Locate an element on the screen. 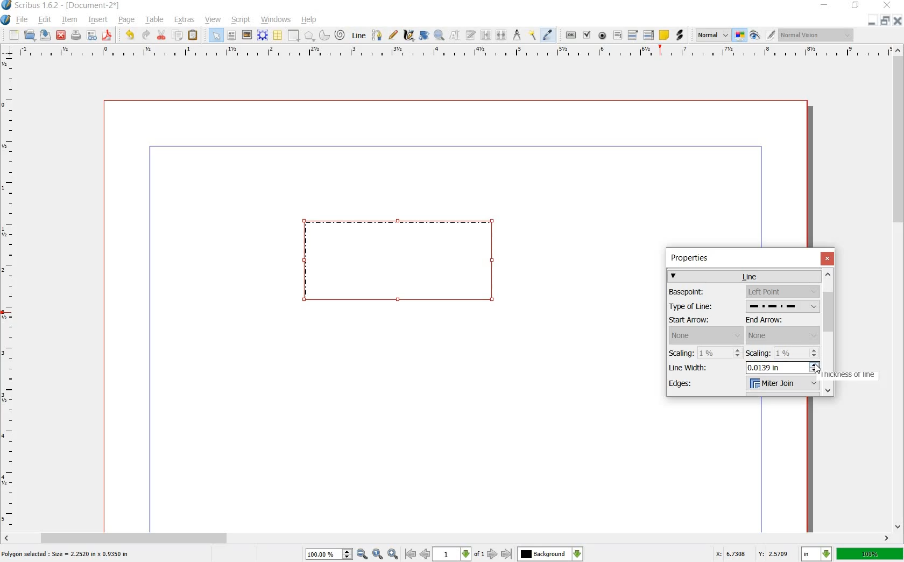 This screenshot has height=562, width=904. line is located at coordinates (745, 276).